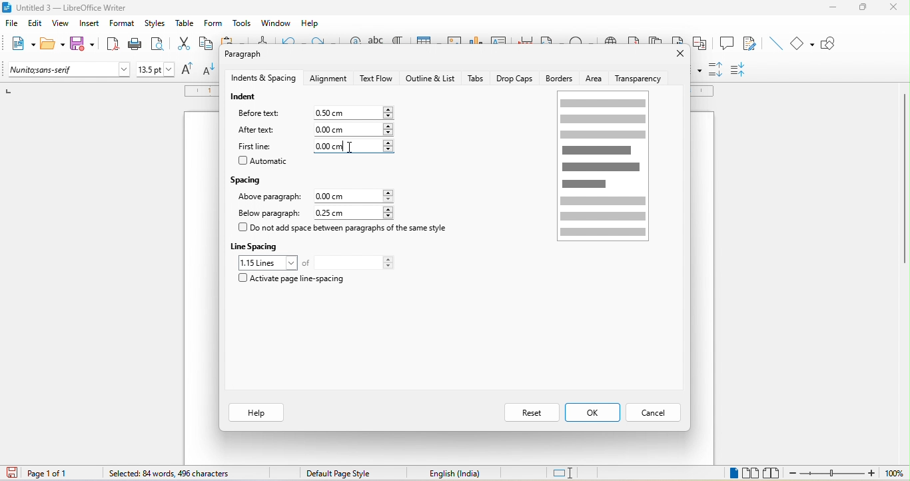 This screenshot has width=910, height=481. Describe the element at coordinates (53, 45) in the screenshot. I see `open` at that location.